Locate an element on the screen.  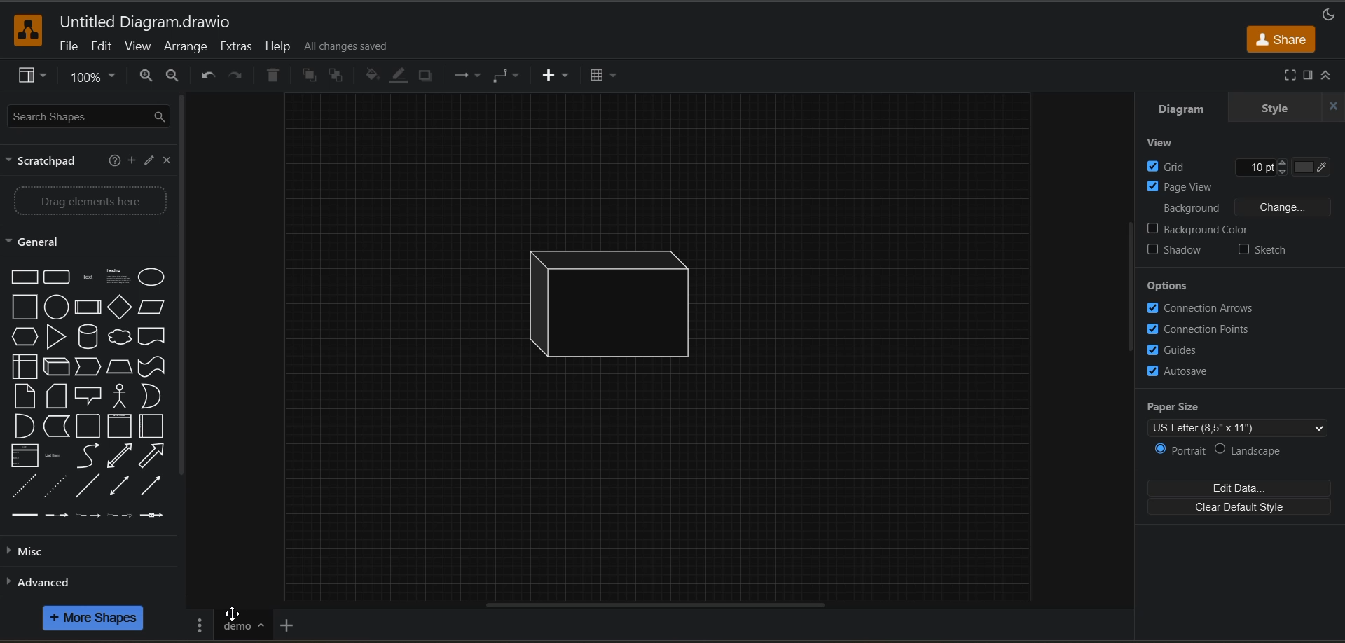
autosave is located at coordinates (1182, 372).